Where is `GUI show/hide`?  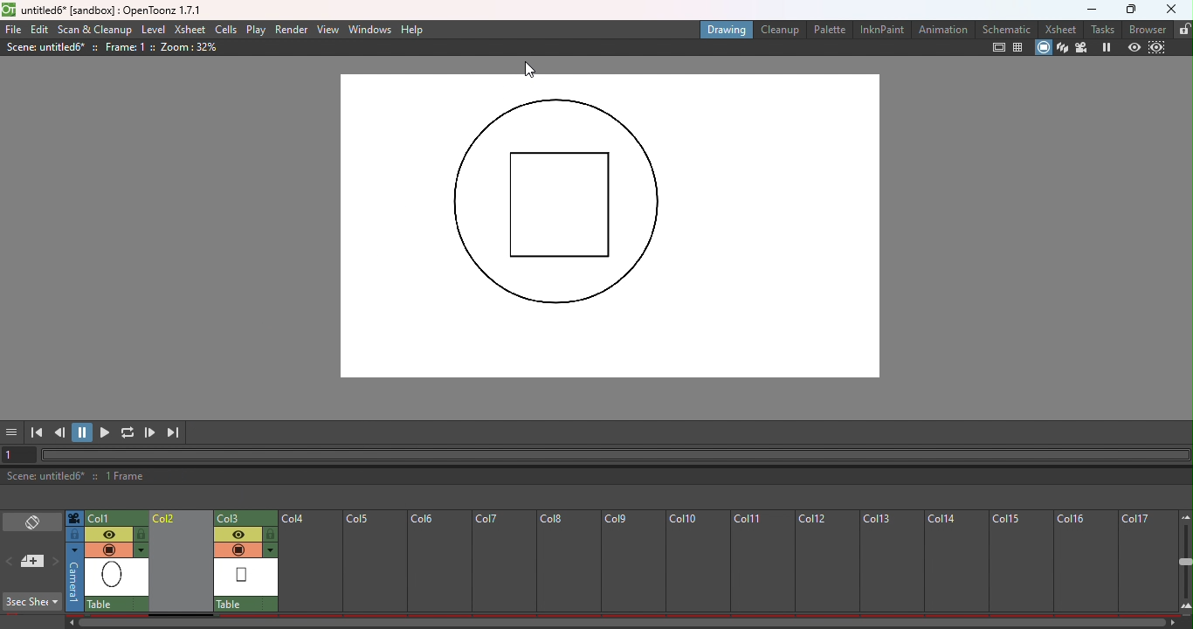 GUI show/hide is located at coordinates (14, 432).